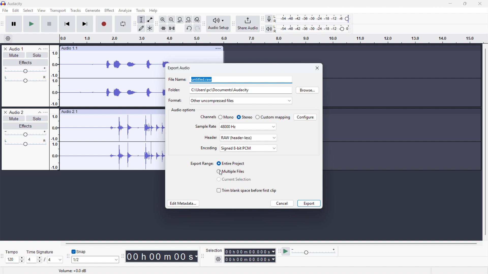 This screenshot has width=488, height=274. I want to click on Edit toolbar , so click(134, 24).